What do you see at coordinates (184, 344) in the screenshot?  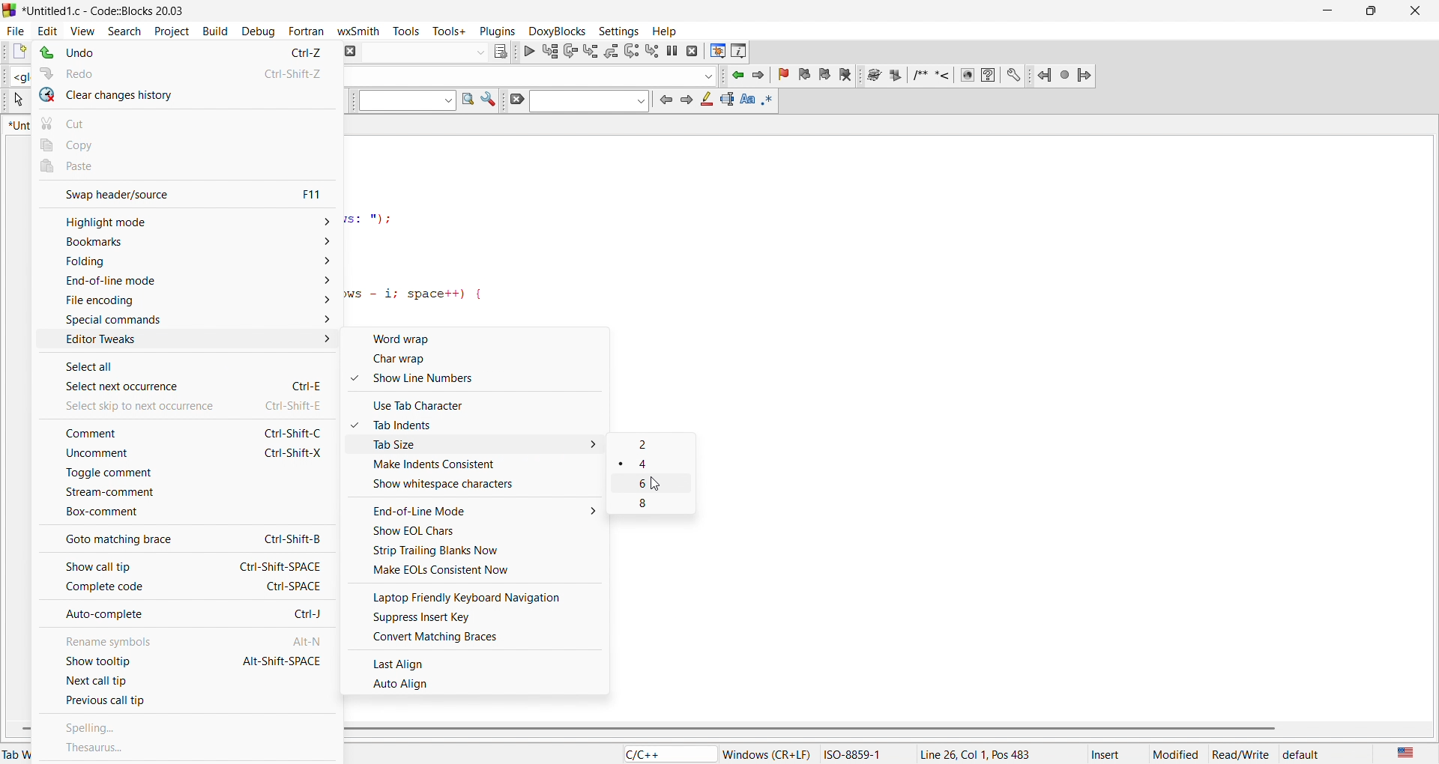 I see `editor tweaks` at bounding box center [184, 344].